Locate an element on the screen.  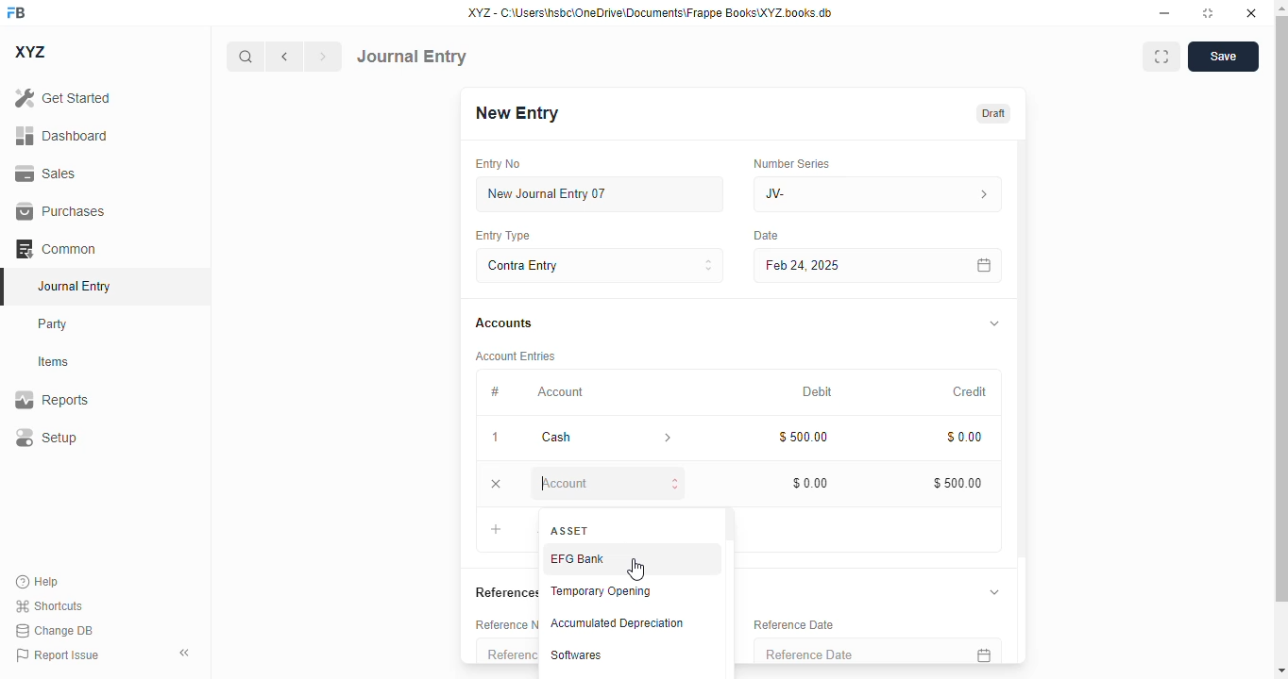
cursor is located at coordinates (636, 570).